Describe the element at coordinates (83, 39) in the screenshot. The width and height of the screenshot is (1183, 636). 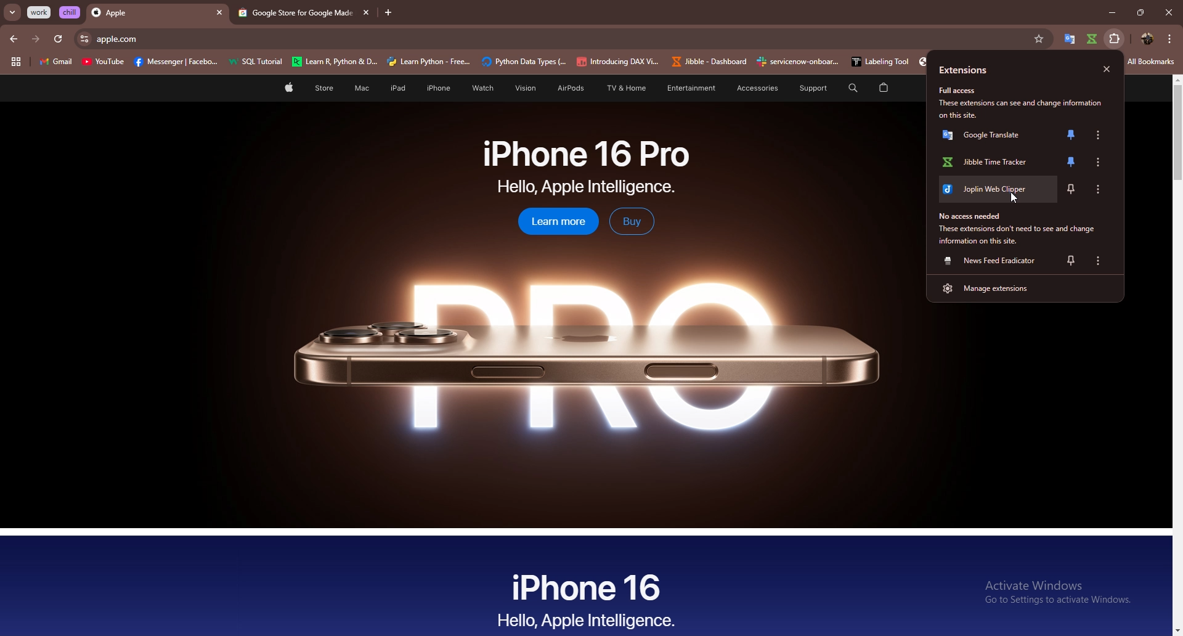
I see `site settings` at that location.